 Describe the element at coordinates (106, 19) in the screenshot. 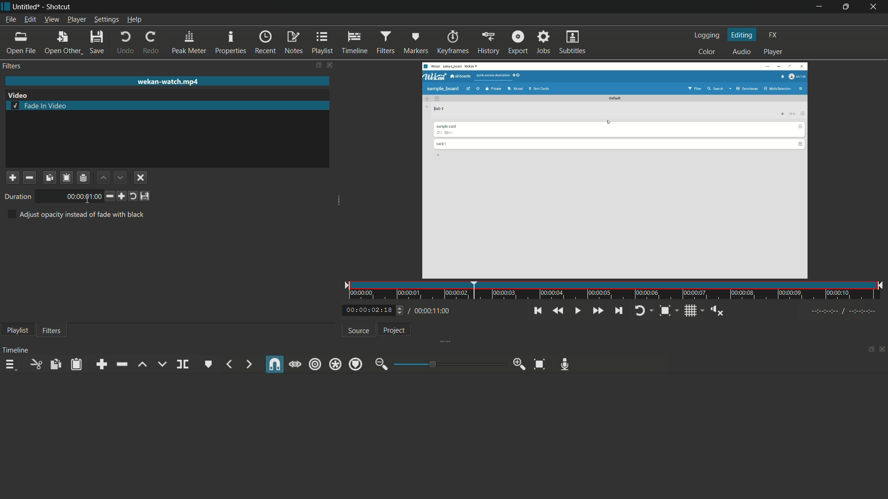

I see `settings menu` at that location.